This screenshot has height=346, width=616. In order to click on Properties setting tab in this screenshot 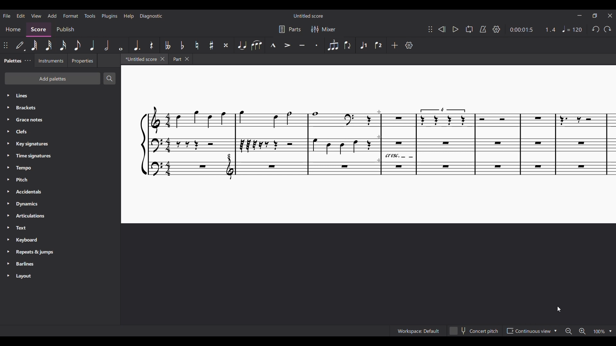, I will do `click(82, 60)`.